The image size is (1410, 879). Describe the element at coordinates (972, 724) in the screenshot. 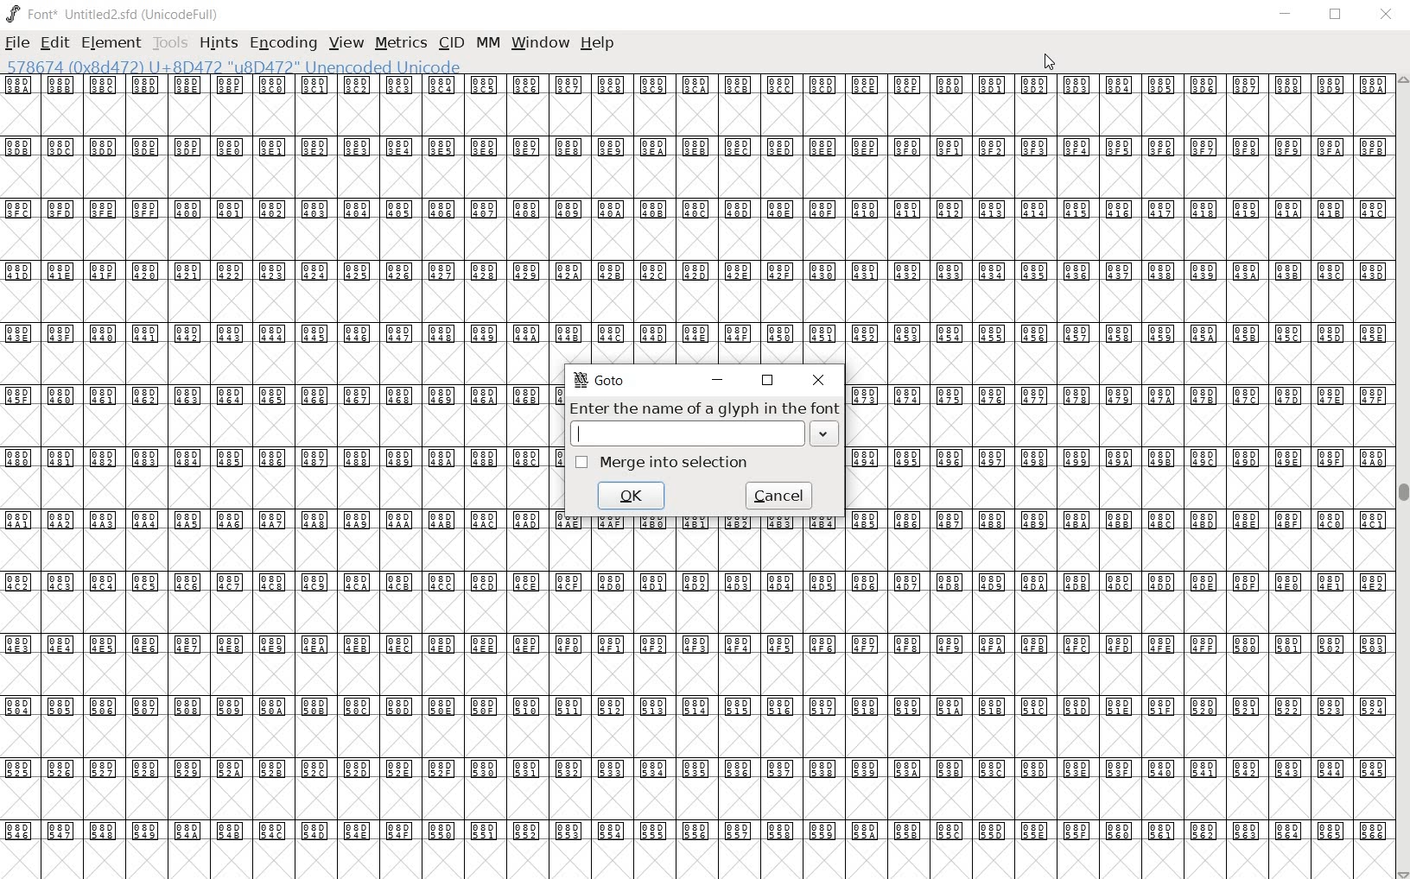

I see `glyph characters` at that location.